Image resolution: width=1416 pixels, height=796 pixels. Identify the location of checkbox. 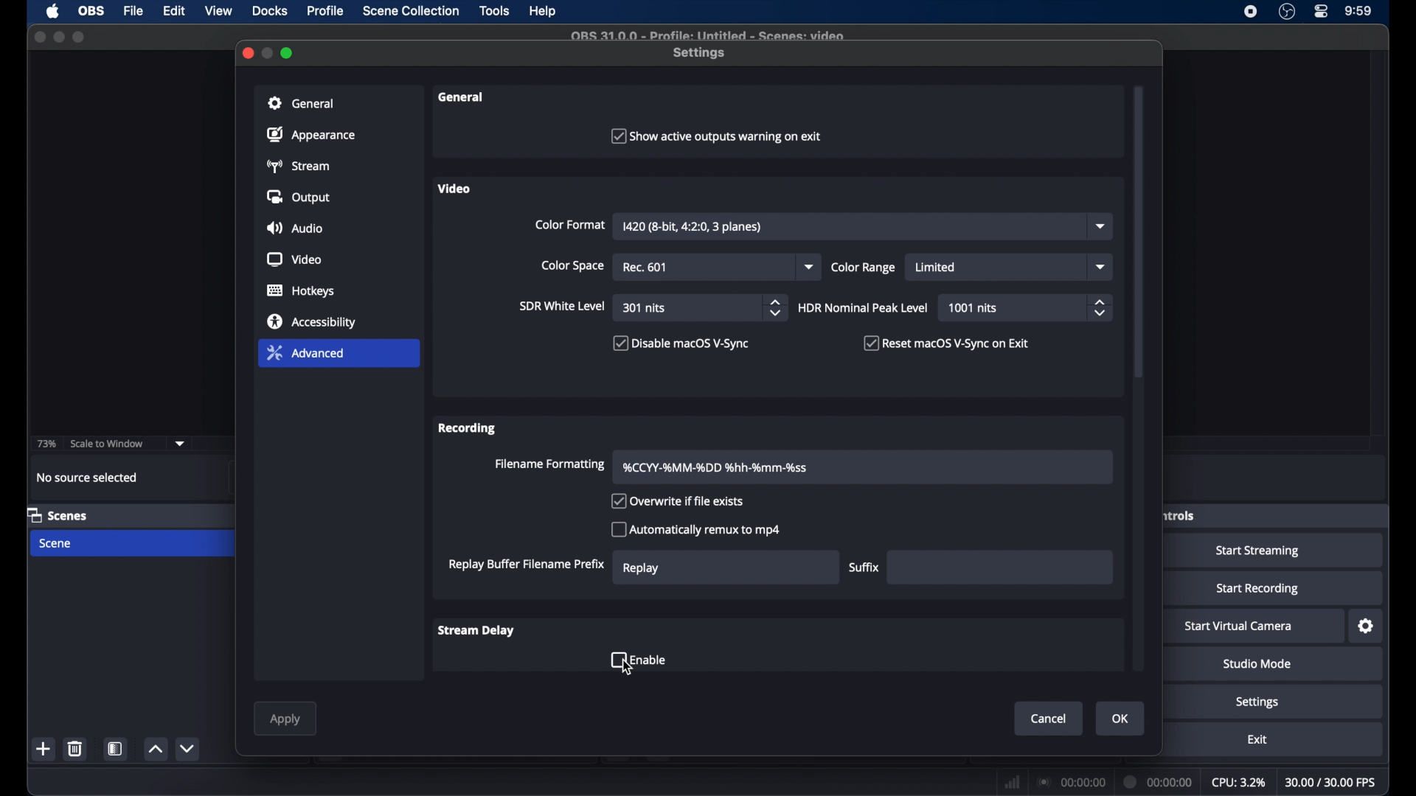
(695, 528).